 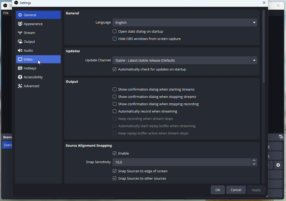 What do you see at coordinates (16, 3) in the screenshot?
I see `OBS studio logo` at bounding box center [16, 3].